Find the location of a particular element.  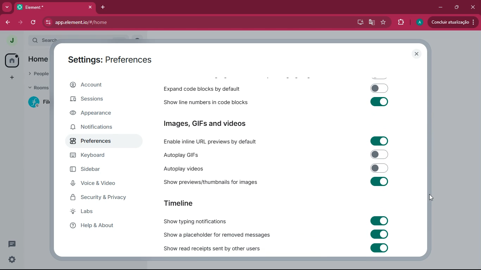

toggle on/off is located at coordinates (379, 248).